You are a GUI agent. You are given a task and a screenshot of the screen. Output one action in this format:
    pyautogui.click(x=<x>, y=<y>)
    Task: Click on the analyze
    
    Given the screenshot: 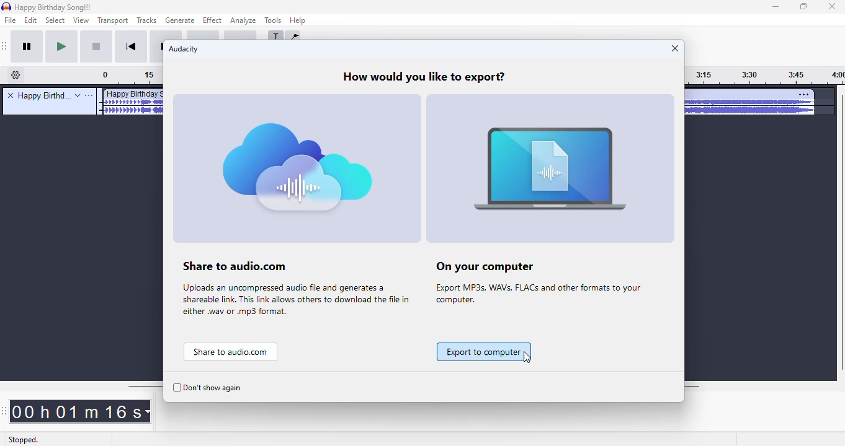 What is the action you would take?
    pyautogui.click(x=243, y=21)
    